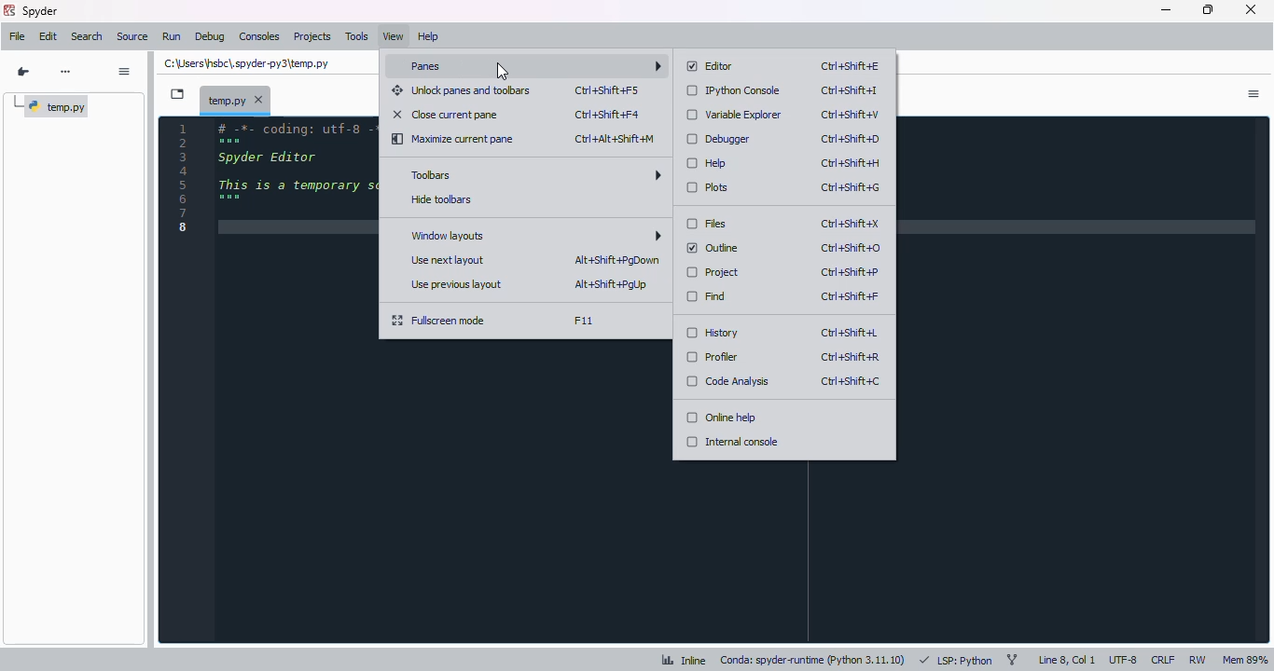 The width and height of the screenshot is (1274, 671). I want to click on profiler, so click(713, 357).